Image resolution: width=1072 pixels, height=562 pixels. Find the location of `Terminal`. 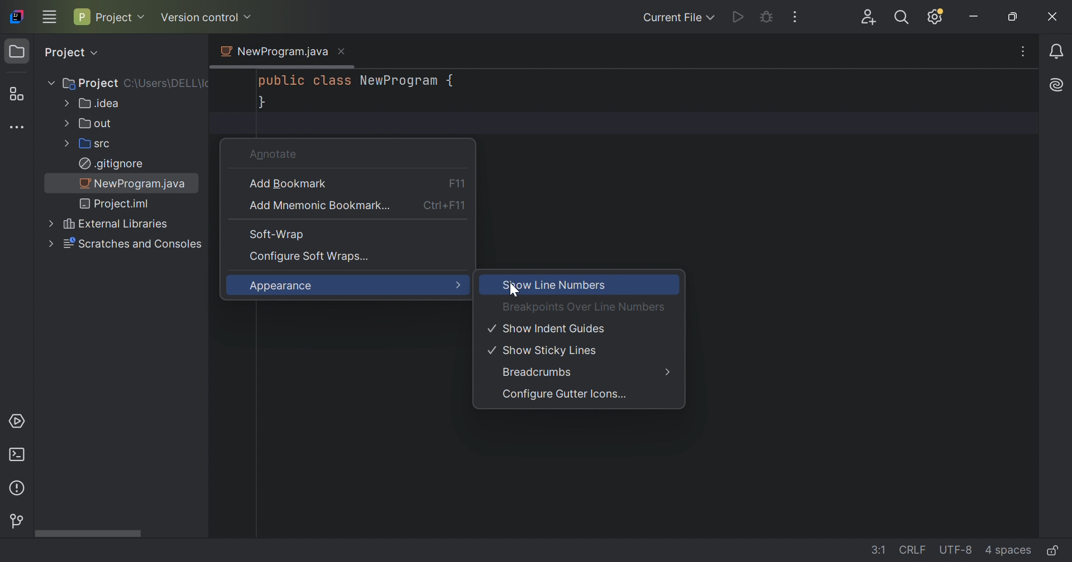

Terminal is located at coordinates (16, 455).